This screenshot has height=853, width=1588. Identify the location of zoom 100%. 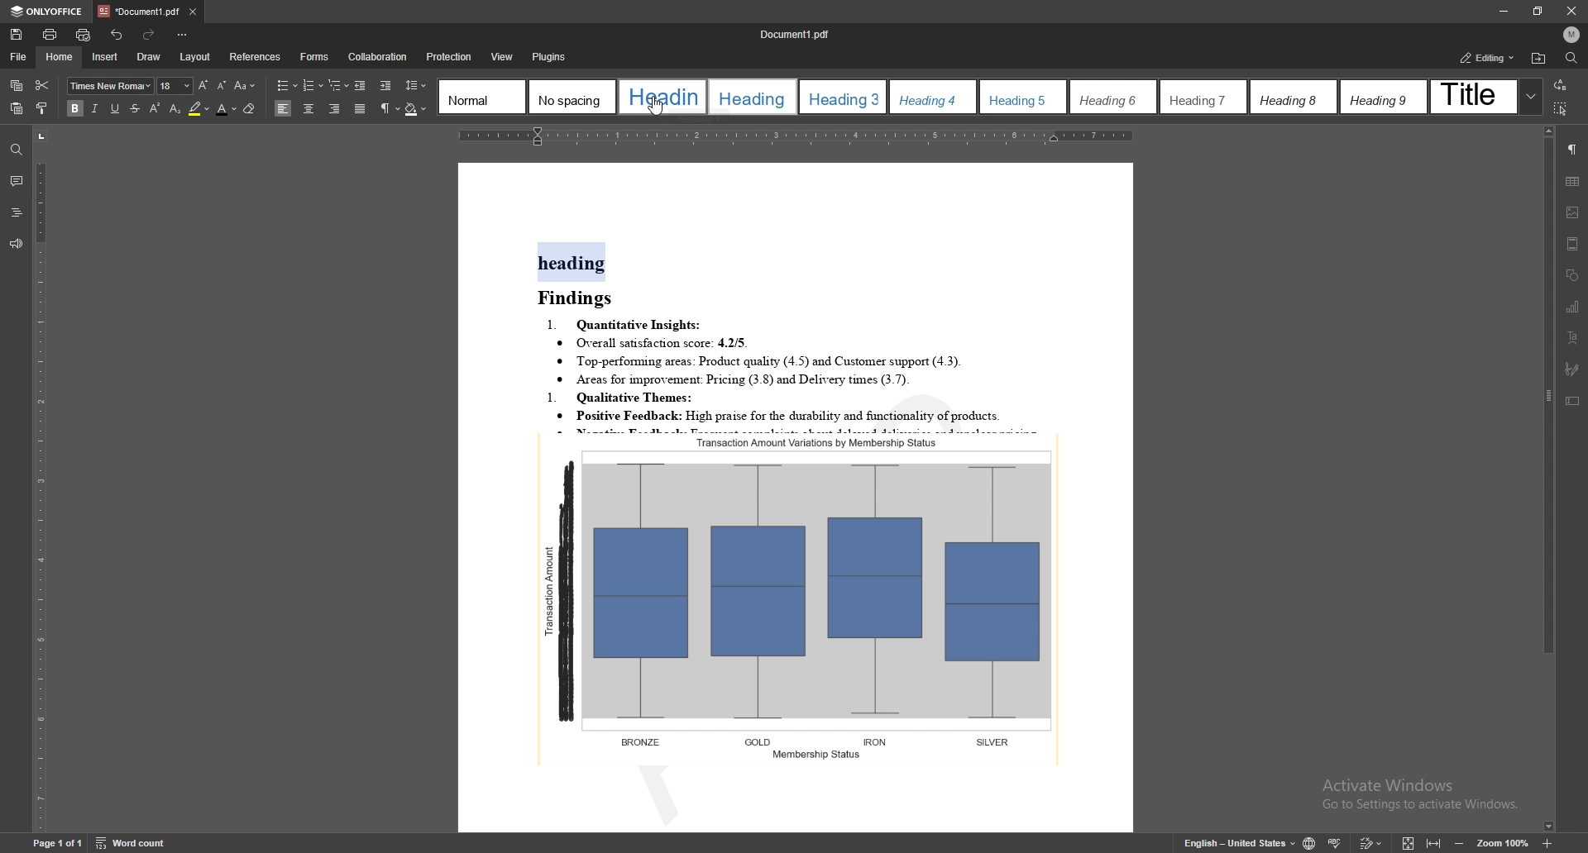
(1505, 845).